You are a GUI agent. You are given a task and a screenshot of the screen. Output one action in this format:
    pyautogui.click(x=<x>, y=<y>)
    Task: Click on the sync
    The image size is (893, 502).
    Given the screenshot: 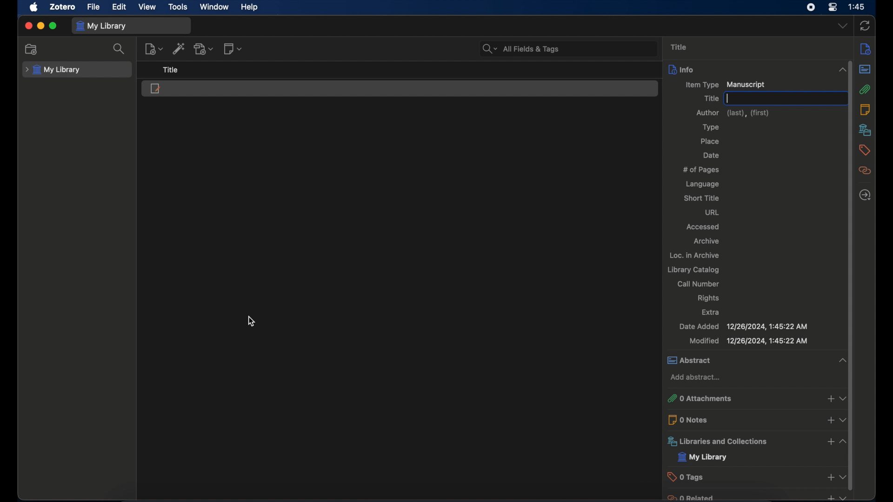 What is the action you would take?
    pyautogui.click(x=864, y=26)
    